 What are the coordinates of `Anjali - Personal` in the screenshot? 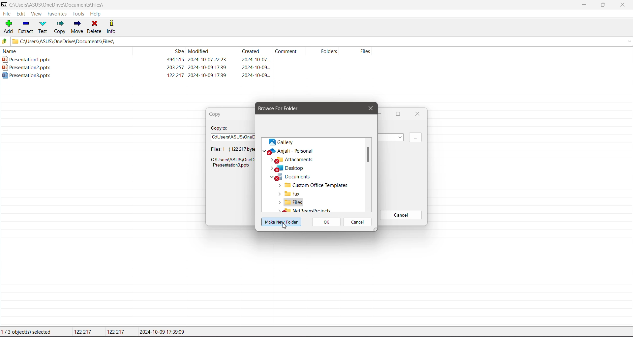 It's located at (298, 151).